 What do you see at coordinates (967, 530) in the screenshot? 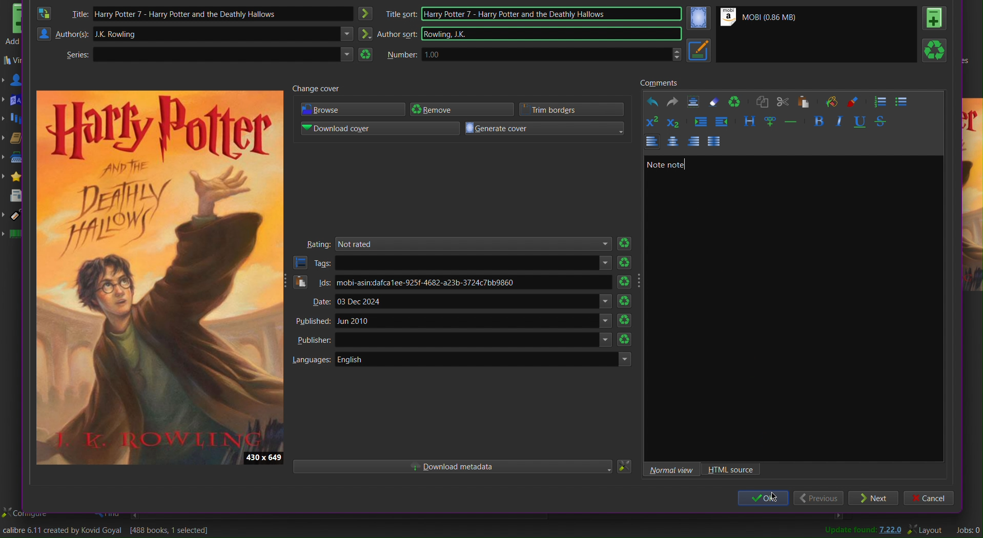
I see `Jobs` at bounding box center [967, 530].